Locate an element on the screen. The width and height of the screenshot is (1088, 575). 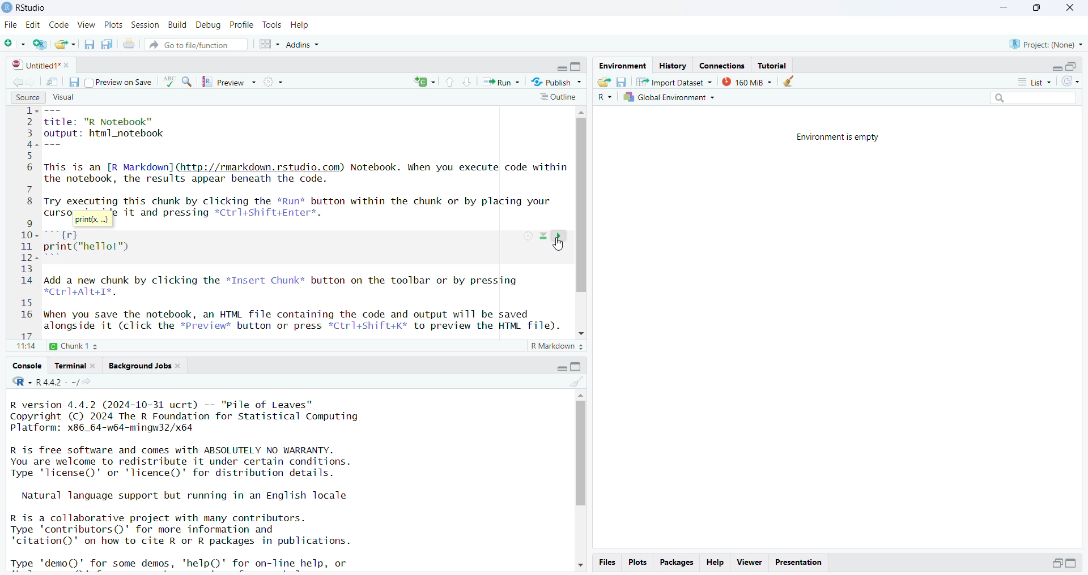
scrollbar is located at coordinates (583, 224).